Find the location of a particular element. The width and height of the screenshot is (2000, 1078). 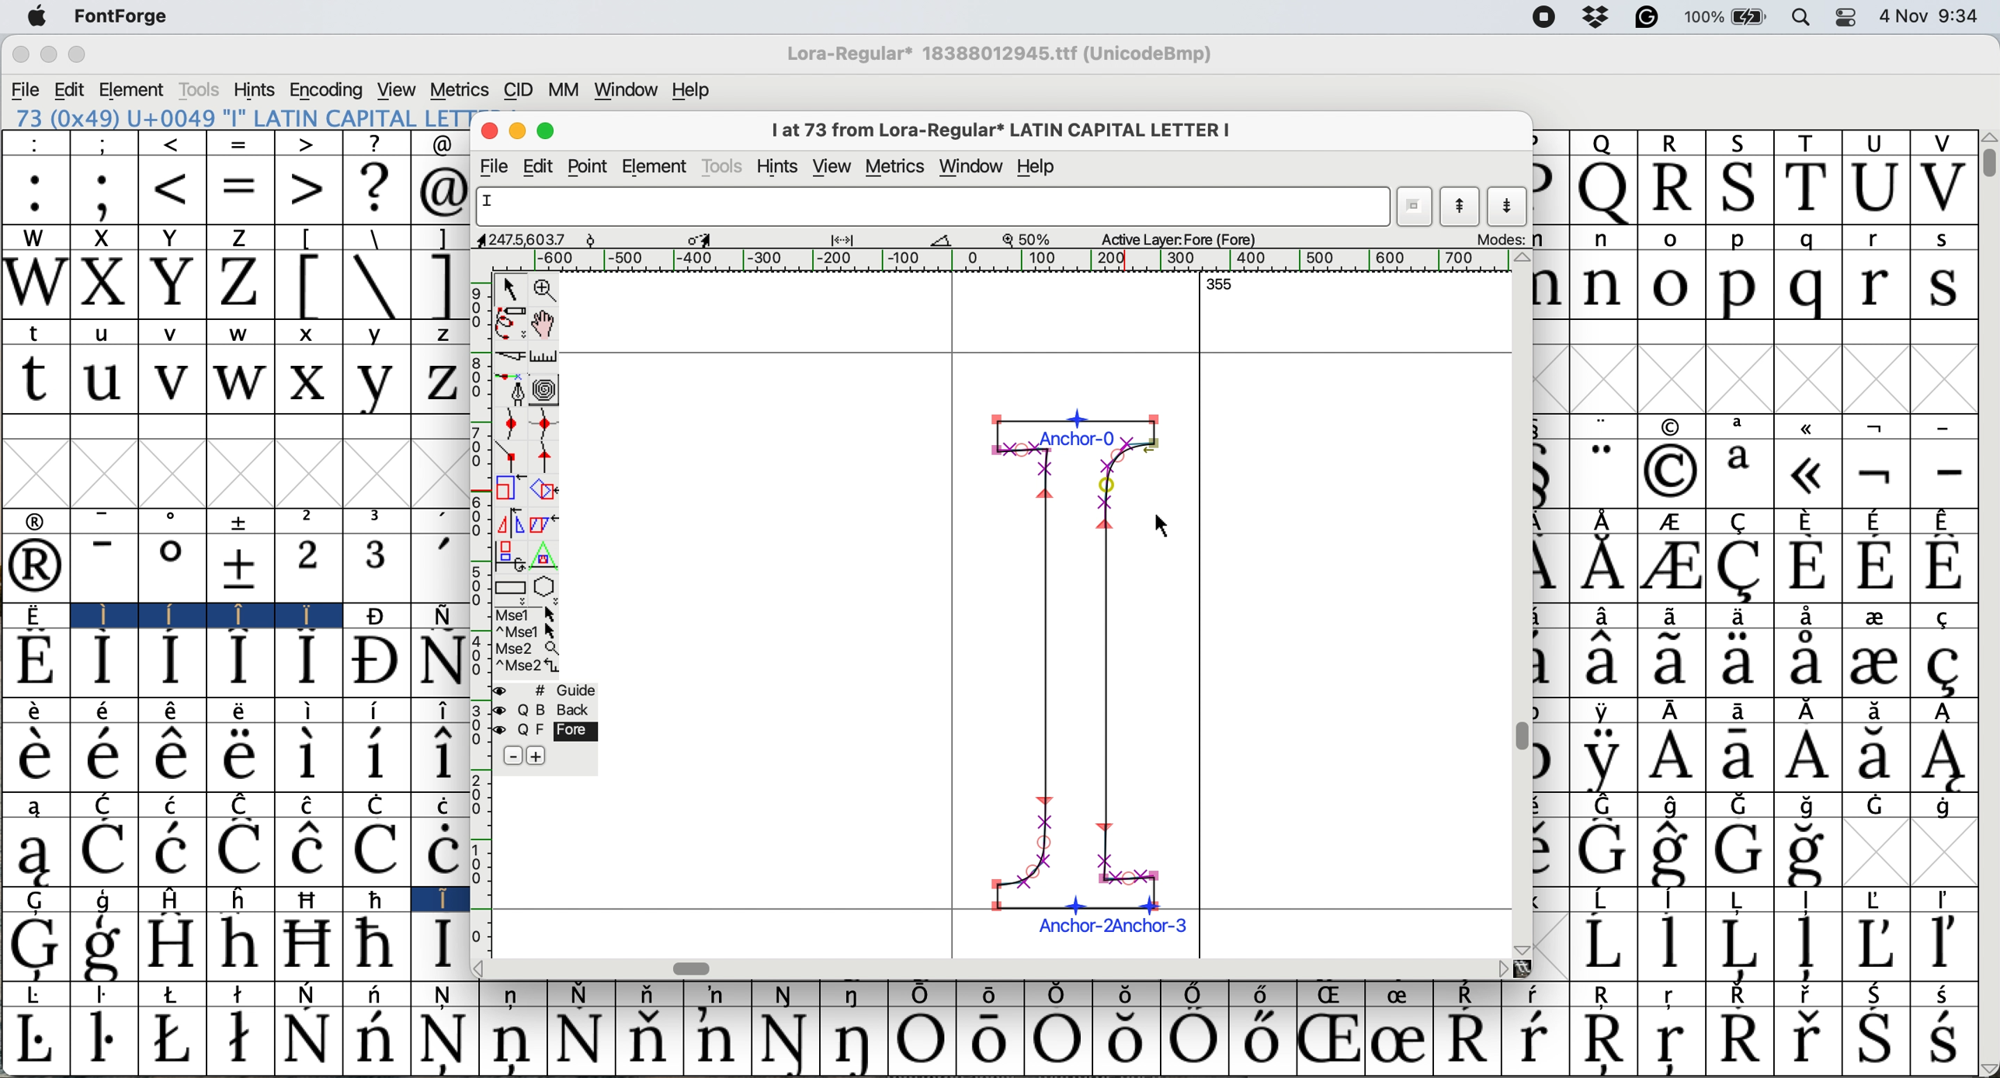

 is located at coordinates (1498, 968).